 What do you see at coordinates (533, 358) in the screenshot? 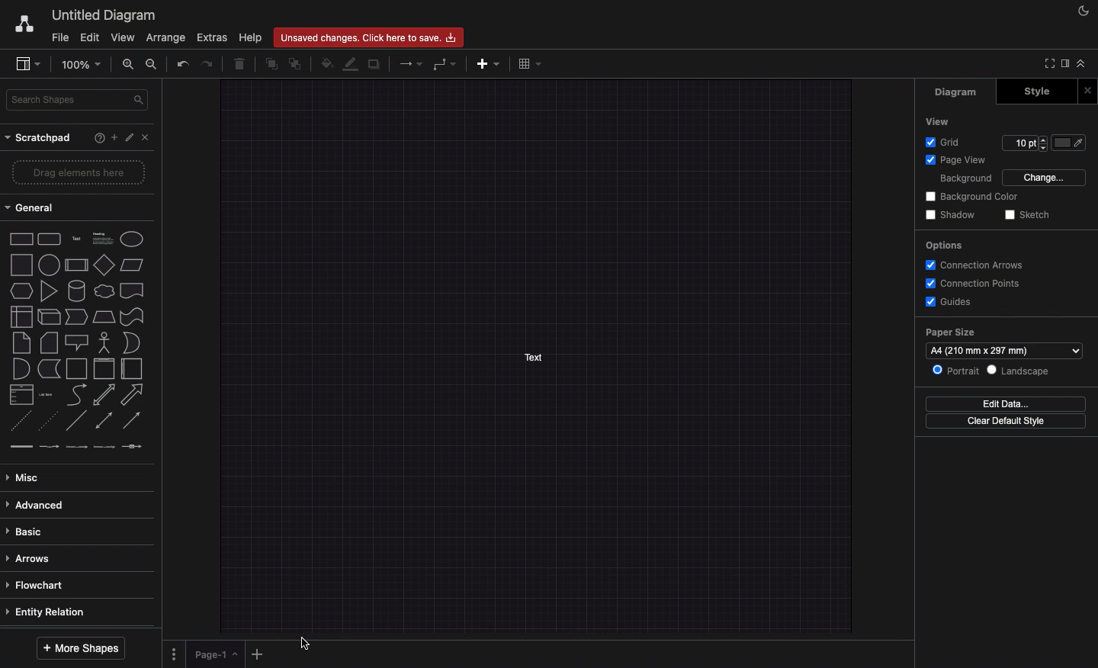
I see `Text` at bounding box center [533, 358].